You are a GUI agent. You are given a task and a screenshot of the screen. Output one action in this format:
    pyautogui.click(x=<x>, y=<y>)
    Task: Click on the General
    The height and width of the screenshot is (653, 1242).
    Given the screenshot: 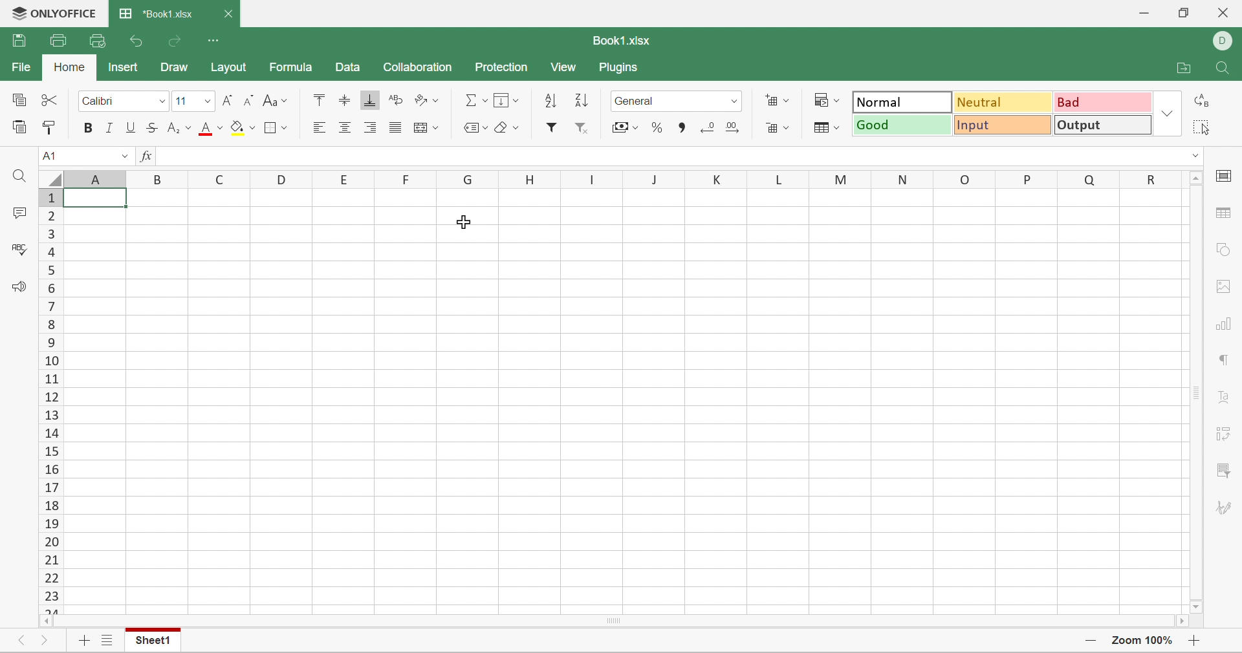 What is the action you would take?
    pyautogui.click(x=670, y=102)
    